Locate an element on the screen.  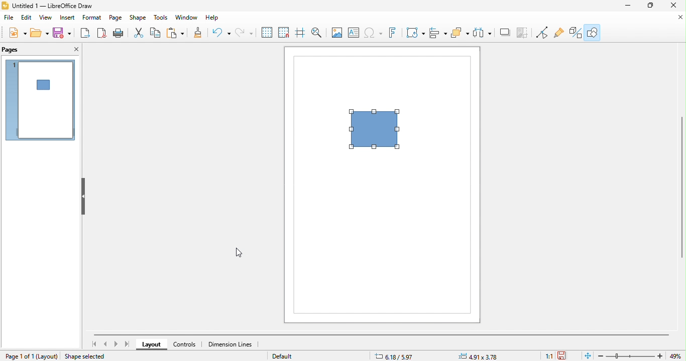
select at least three object to distribute is located at coordinates (461, 33).